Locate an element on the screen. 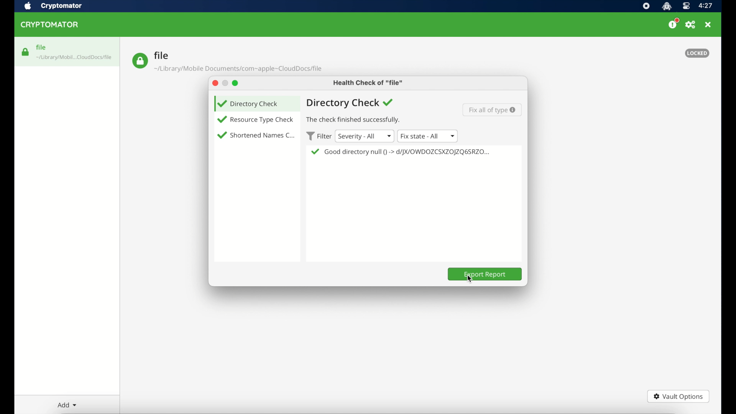 Image resolution: width=736 pixels, height=414 pixels. vault options is located at coordinates (678, 396).